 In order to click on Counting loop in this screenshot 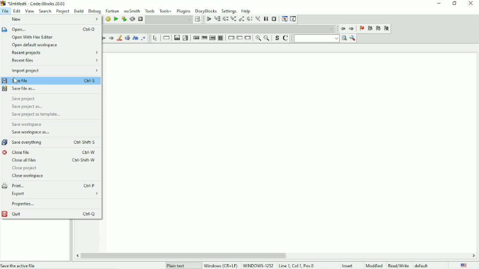, I will do `click(212, 38)`.